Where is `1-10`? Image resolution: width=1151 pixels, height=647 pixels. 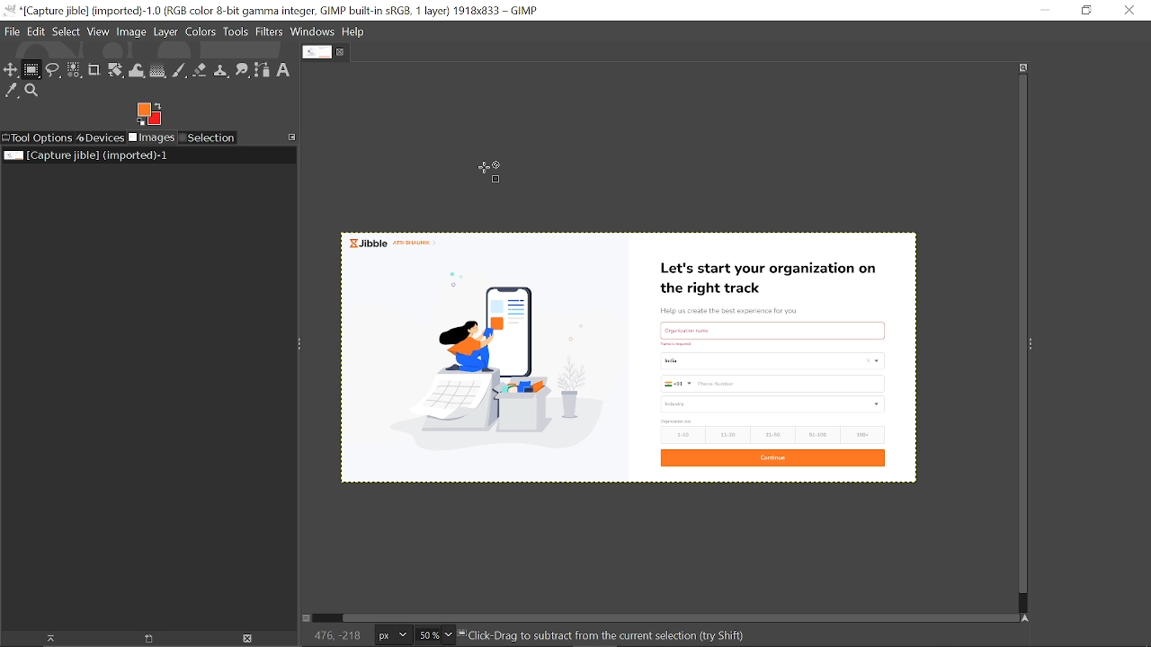 1-10 is located at coordinates (680, 435).